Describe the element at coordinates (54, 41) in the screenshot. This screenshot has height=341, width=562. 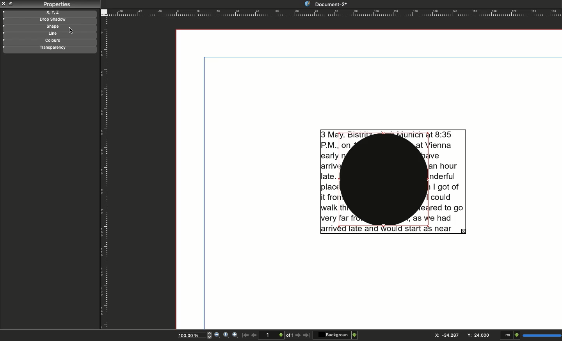
I see `Colours` at that location.